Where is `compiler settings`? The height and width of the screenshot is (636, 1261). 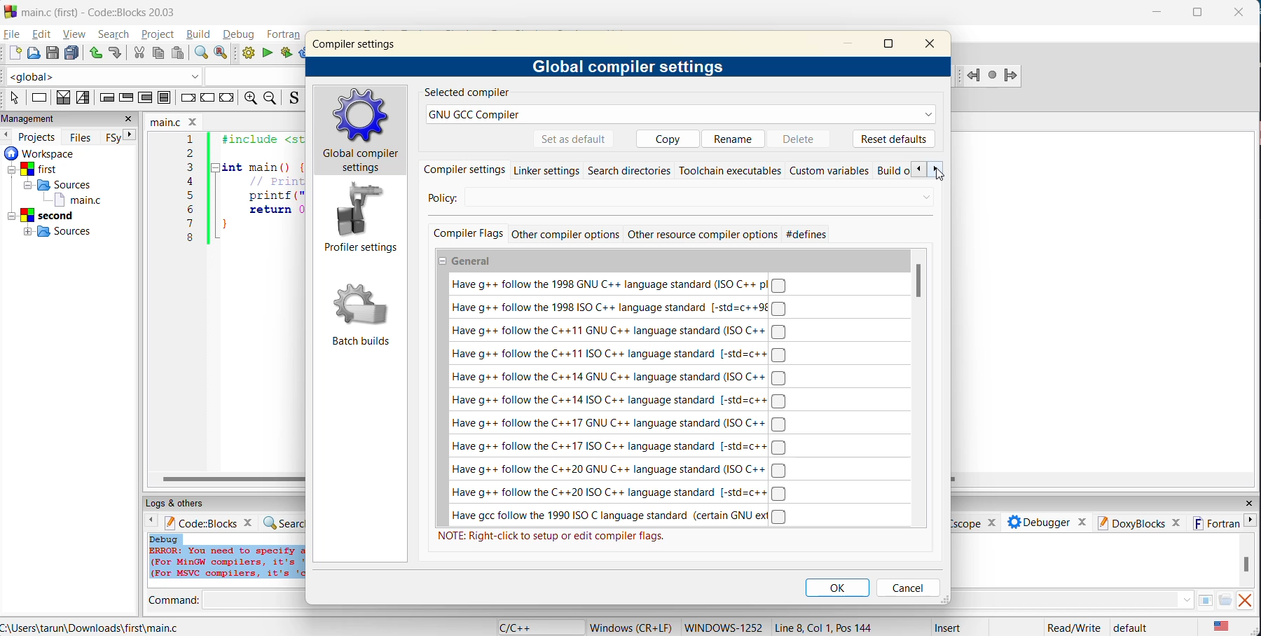
compiler settings is located at coordinates (359, 48).